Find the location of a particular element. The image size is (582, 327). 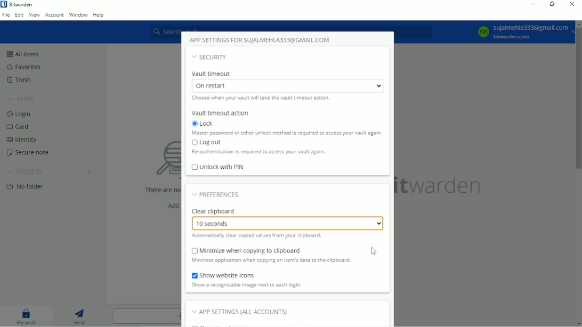

Window is located at coordinates (78, 14).